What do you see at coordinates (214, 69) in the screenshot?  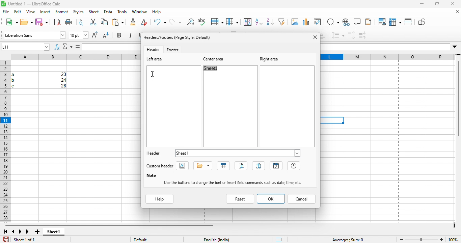 I see `sheet1` at bounding box center [214, 69].